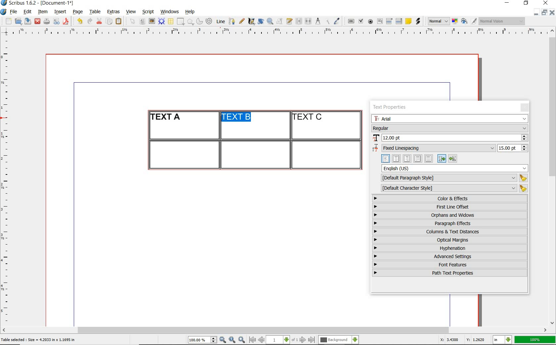 This screenshot has width=556, height=345. Describe the element at coordinates (78, 12) in the screenshot. I see `page` at that location.